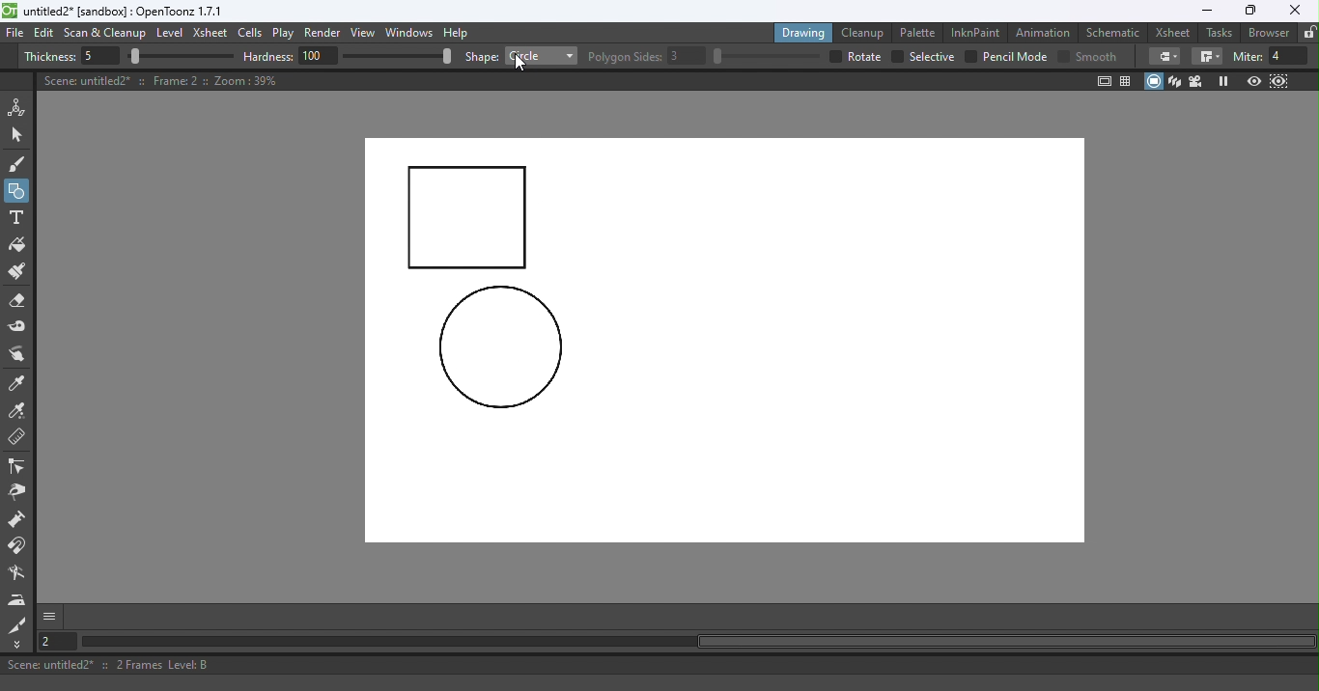  Describe the element at coordinates (55, 641) in the screenshot. I see `Set the current frame` at that location.